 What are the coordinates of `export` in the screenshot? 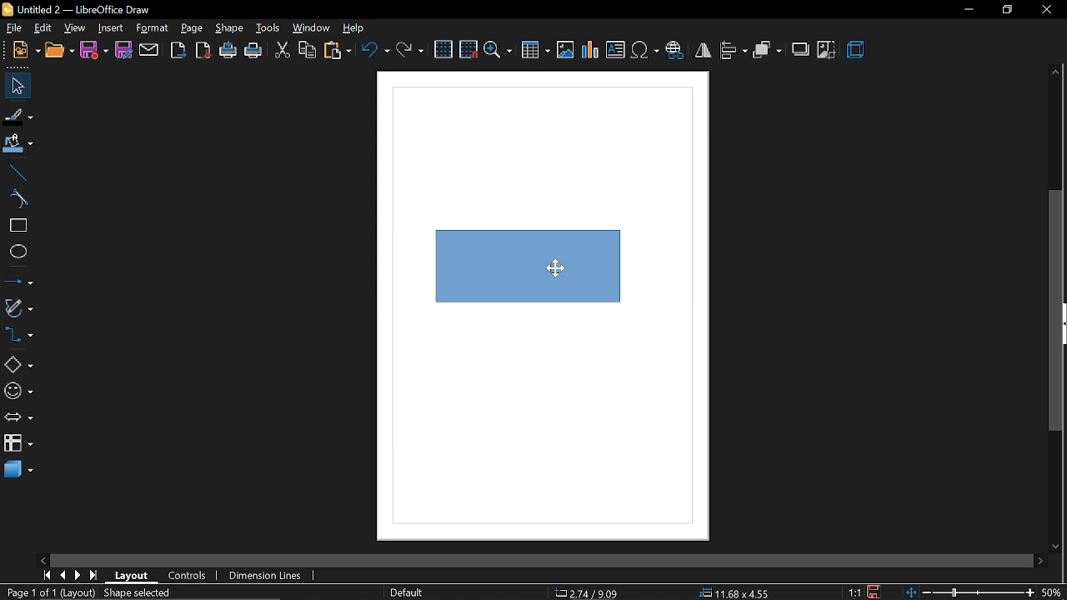 It's located at (178, 50).